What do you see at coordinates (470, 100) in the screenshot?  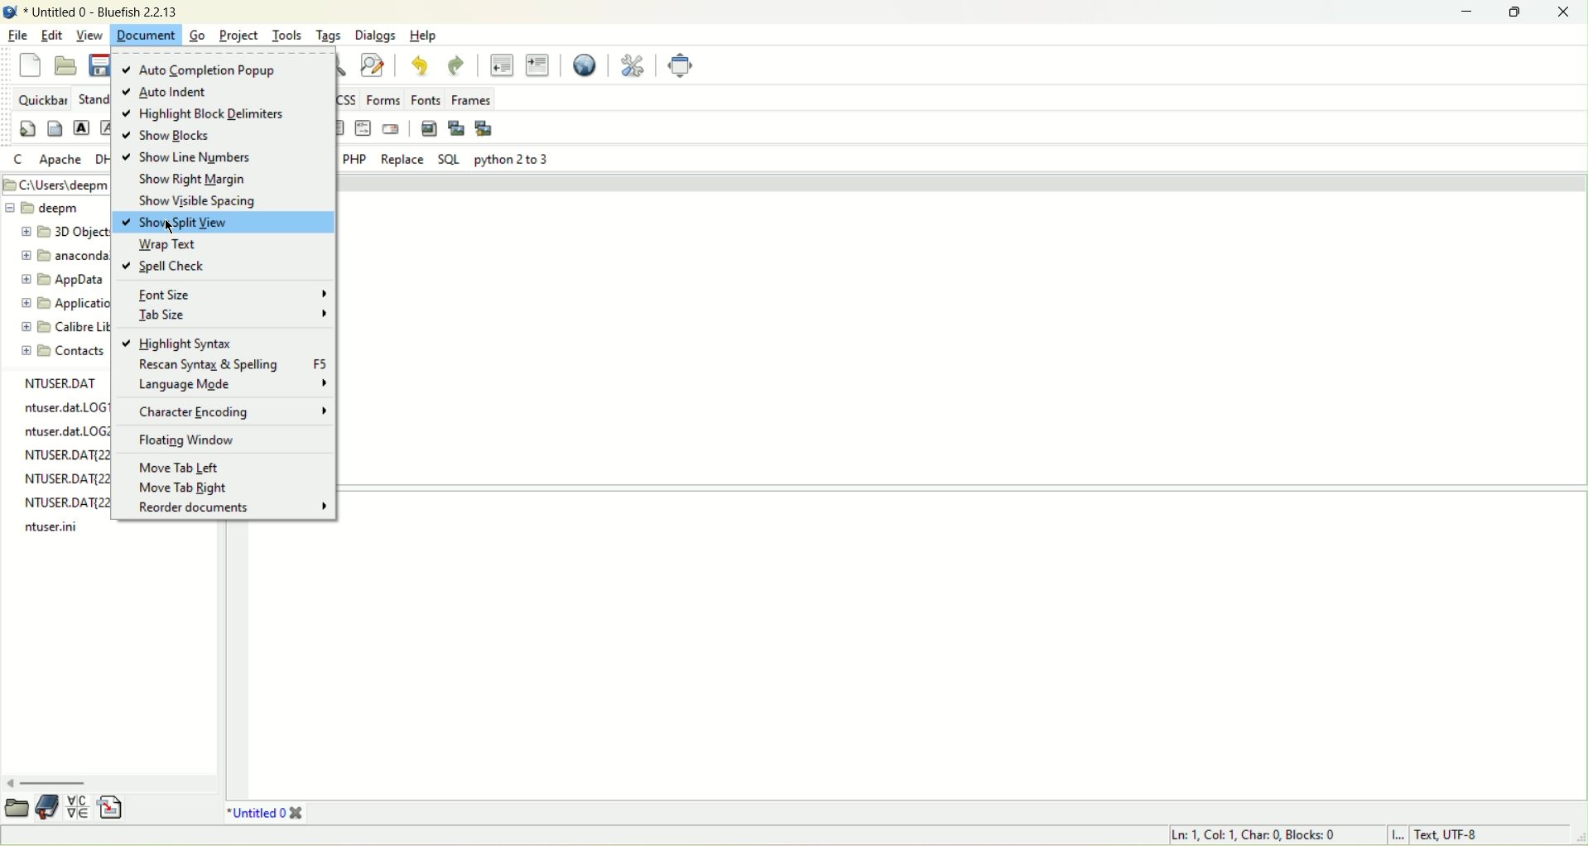 I see `frames` at bounding box center [470, 100].